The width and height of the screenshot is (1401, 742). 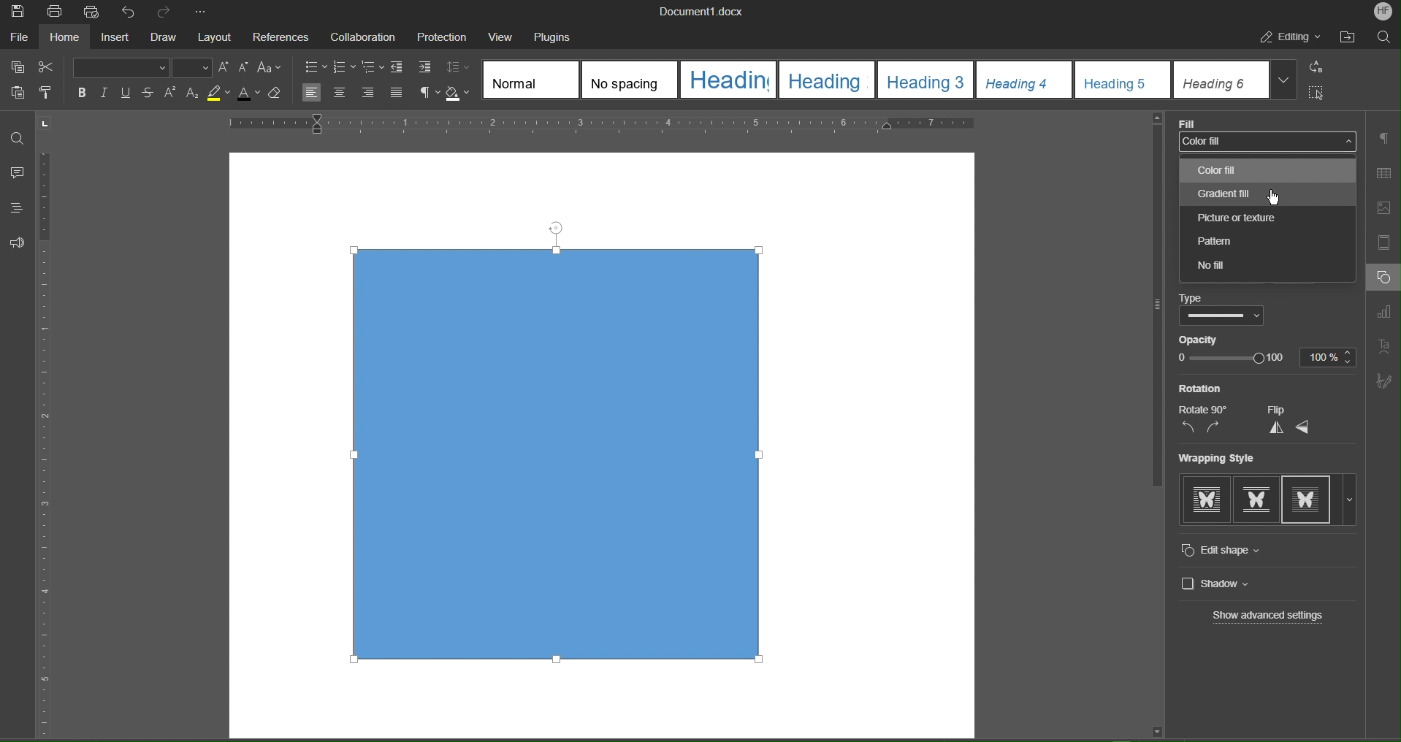 What do you see at coordinates (1385, 138) in the screenshot?
I see `Paragraph Settings` at bounding box center [1385, 138].